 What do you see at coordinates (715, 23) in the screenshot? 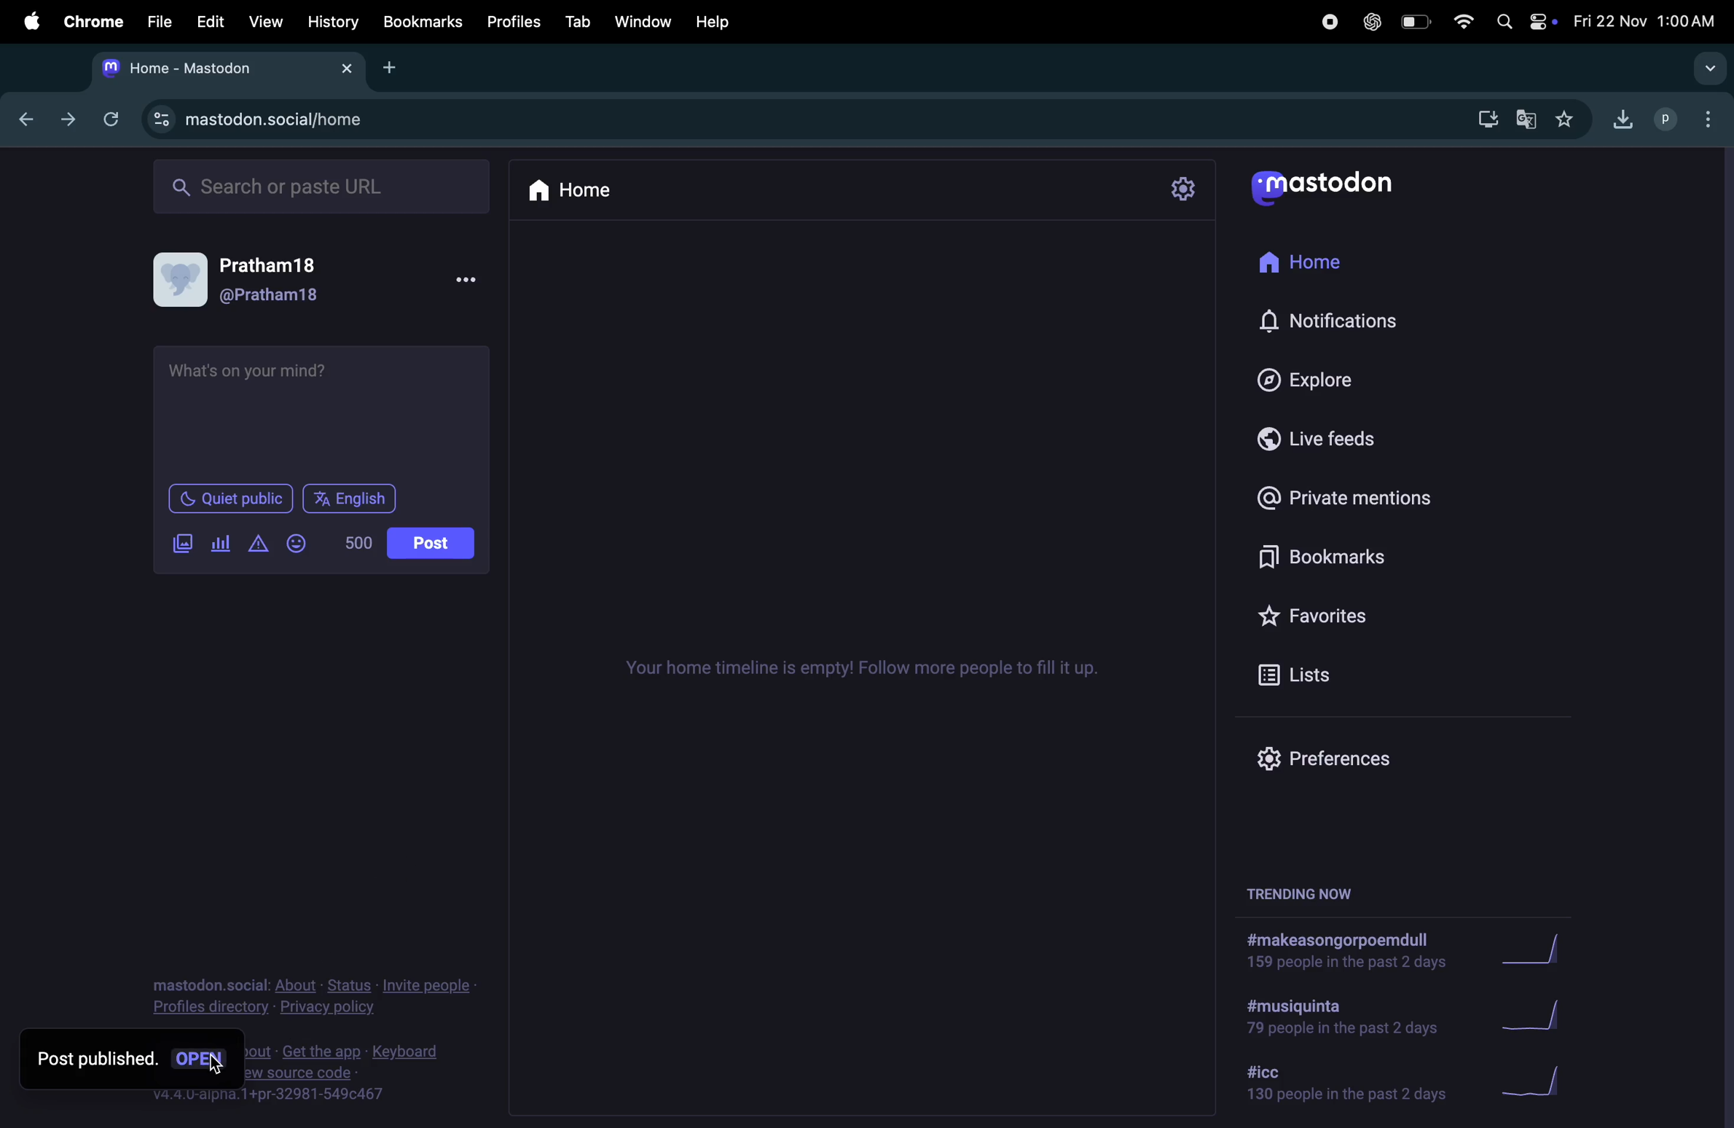
I see `help` at bounding box center [715, 23].